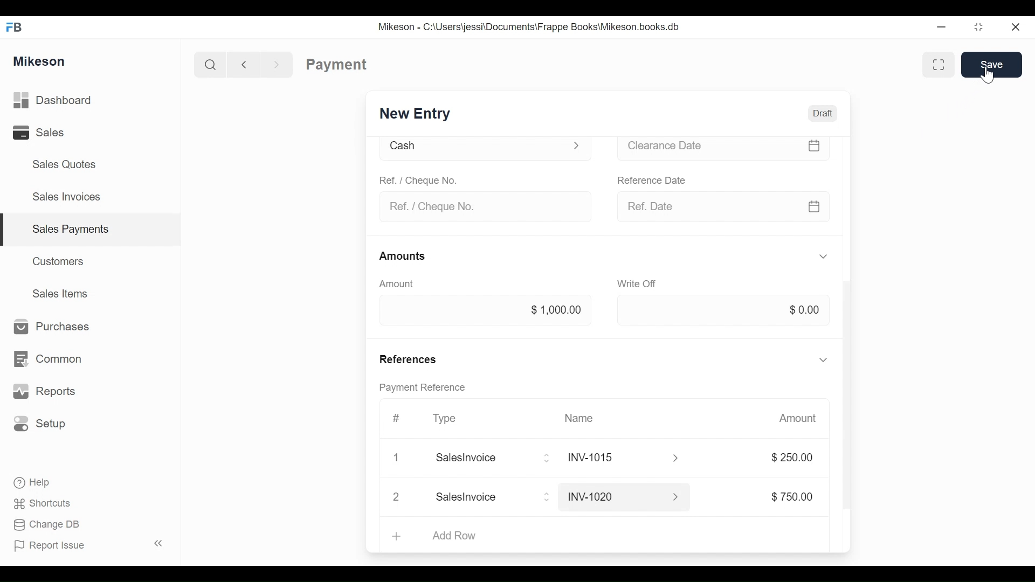 The height and width of the screenshot is (582, 1035). I want to click on Payment, so click(336, 64).